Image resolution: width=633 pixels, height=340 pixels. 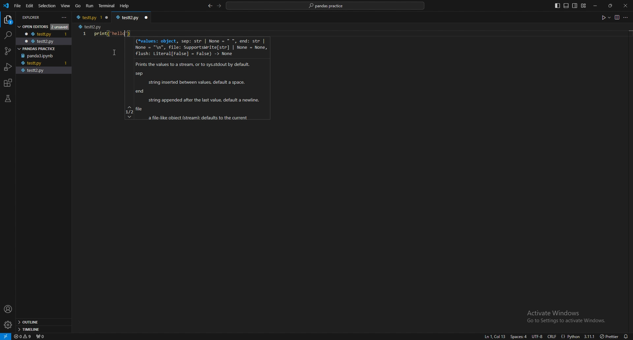 I want to click on toggle secondary side bar, so click(x=575, y=6).